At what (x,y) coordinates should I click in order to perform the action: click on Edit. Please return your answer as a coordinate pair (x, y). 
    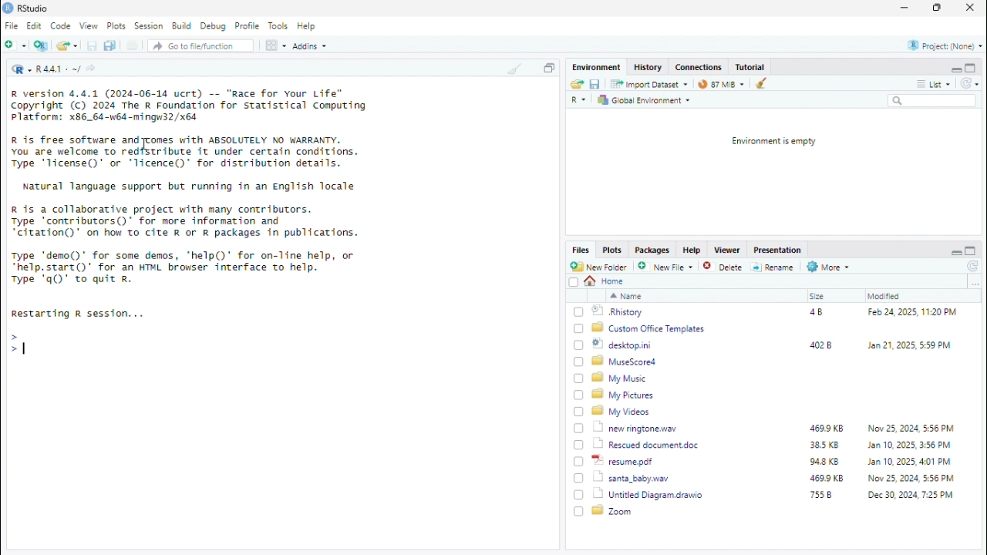
    Looking at the image, I should click on (35, 25).